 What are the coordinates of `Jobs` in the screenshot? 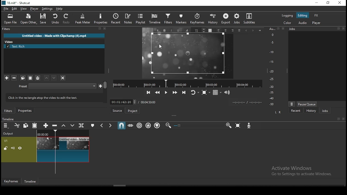 It's located at (292, 29).